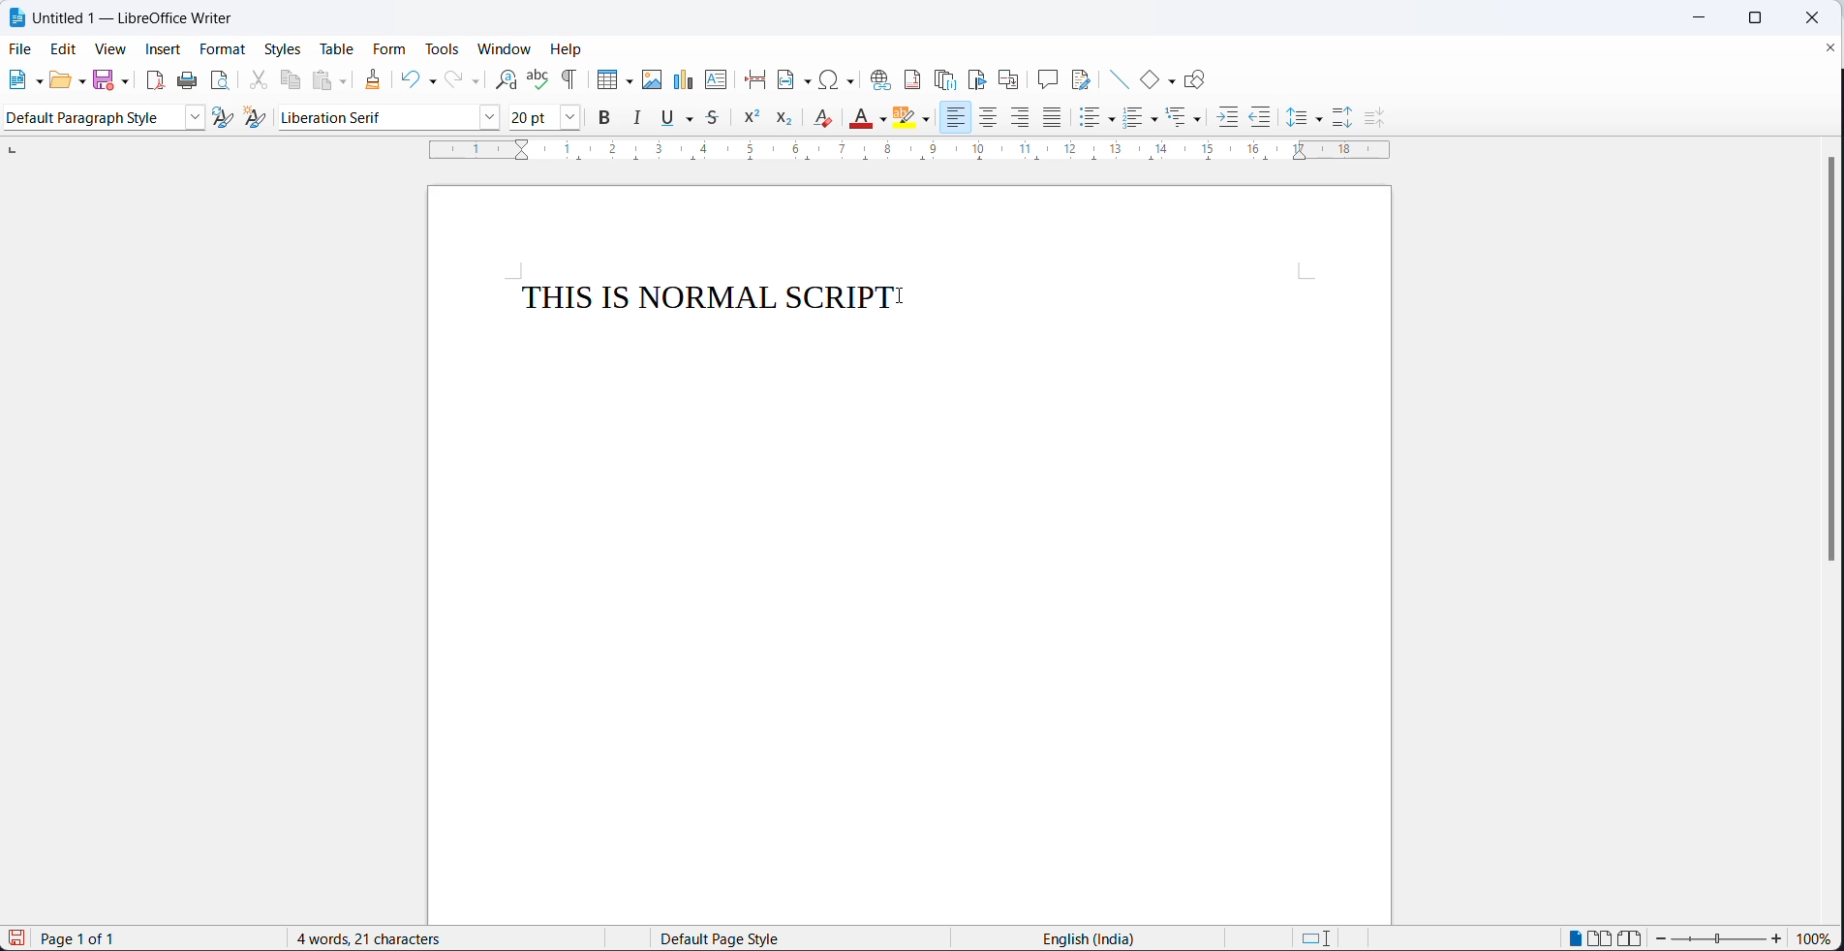 The width and height of the screenshot is (1844, 951). I want to click on cursor, so click(905, 293).